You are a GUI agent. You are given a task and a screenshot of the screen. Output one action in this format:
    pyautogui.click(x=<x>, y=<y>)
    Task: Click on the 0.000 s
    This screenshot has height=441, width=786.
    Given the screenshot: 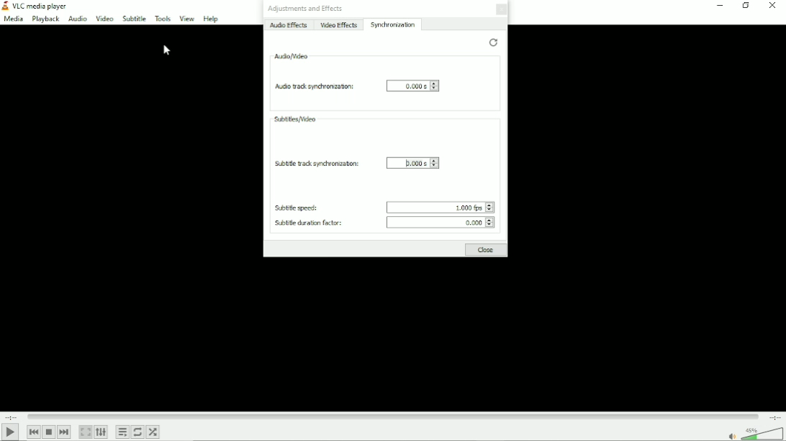 What is the action you would take?
    pyautogui.click(x=412, y=85)
    